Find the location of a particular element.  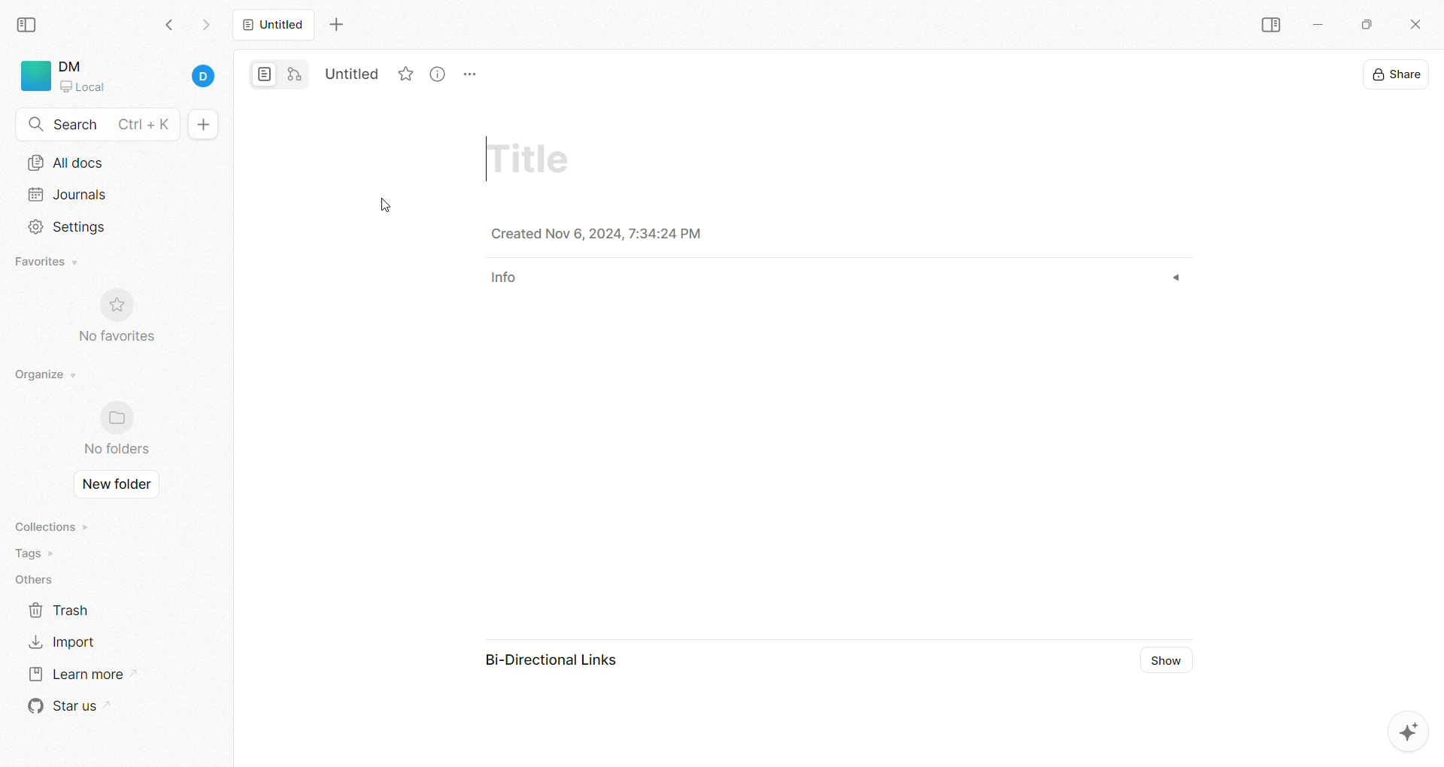

share is located at coordinates (1398, 72).